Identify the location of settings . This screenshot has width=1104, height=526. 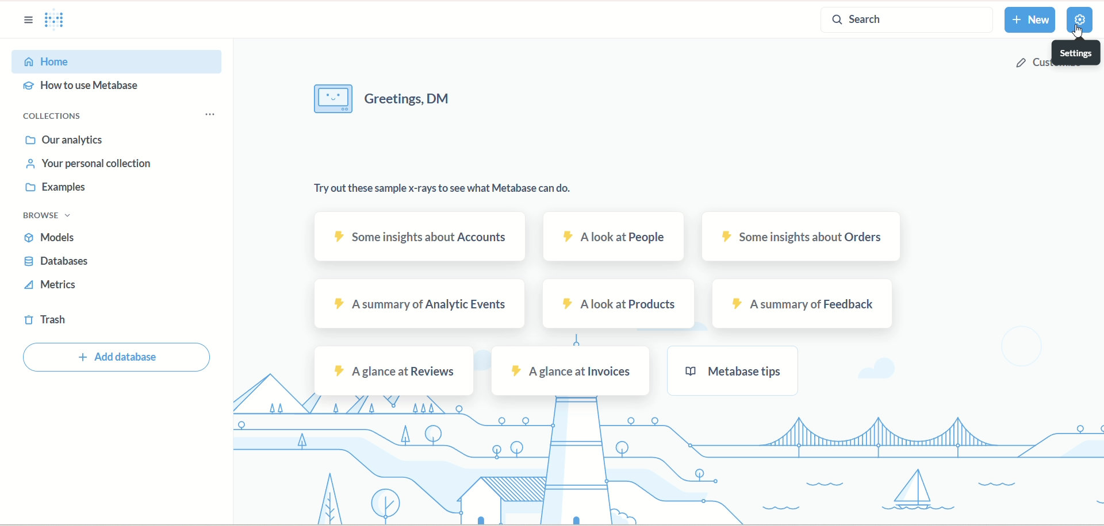
(1078, 52).